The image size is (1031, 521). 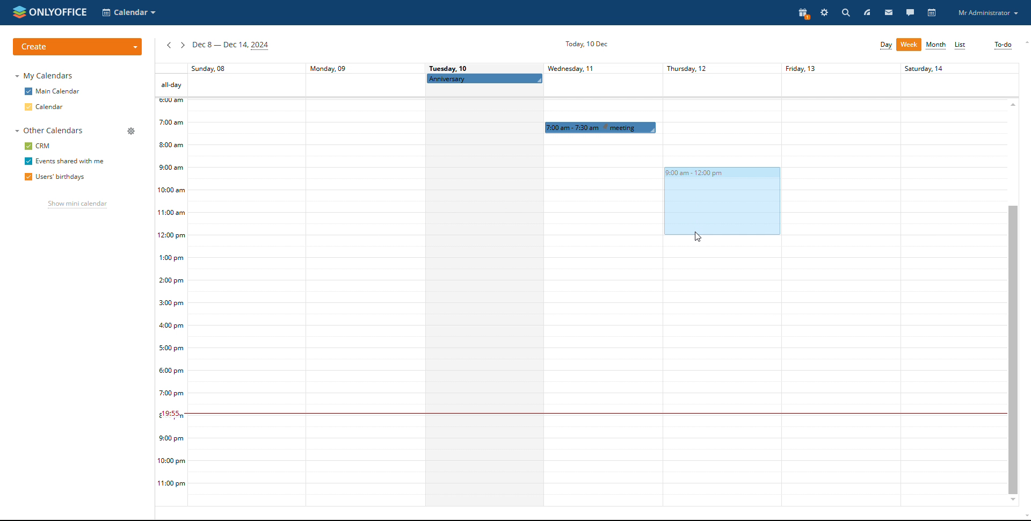 I want to click on sunday, so click(x=246, y=286).